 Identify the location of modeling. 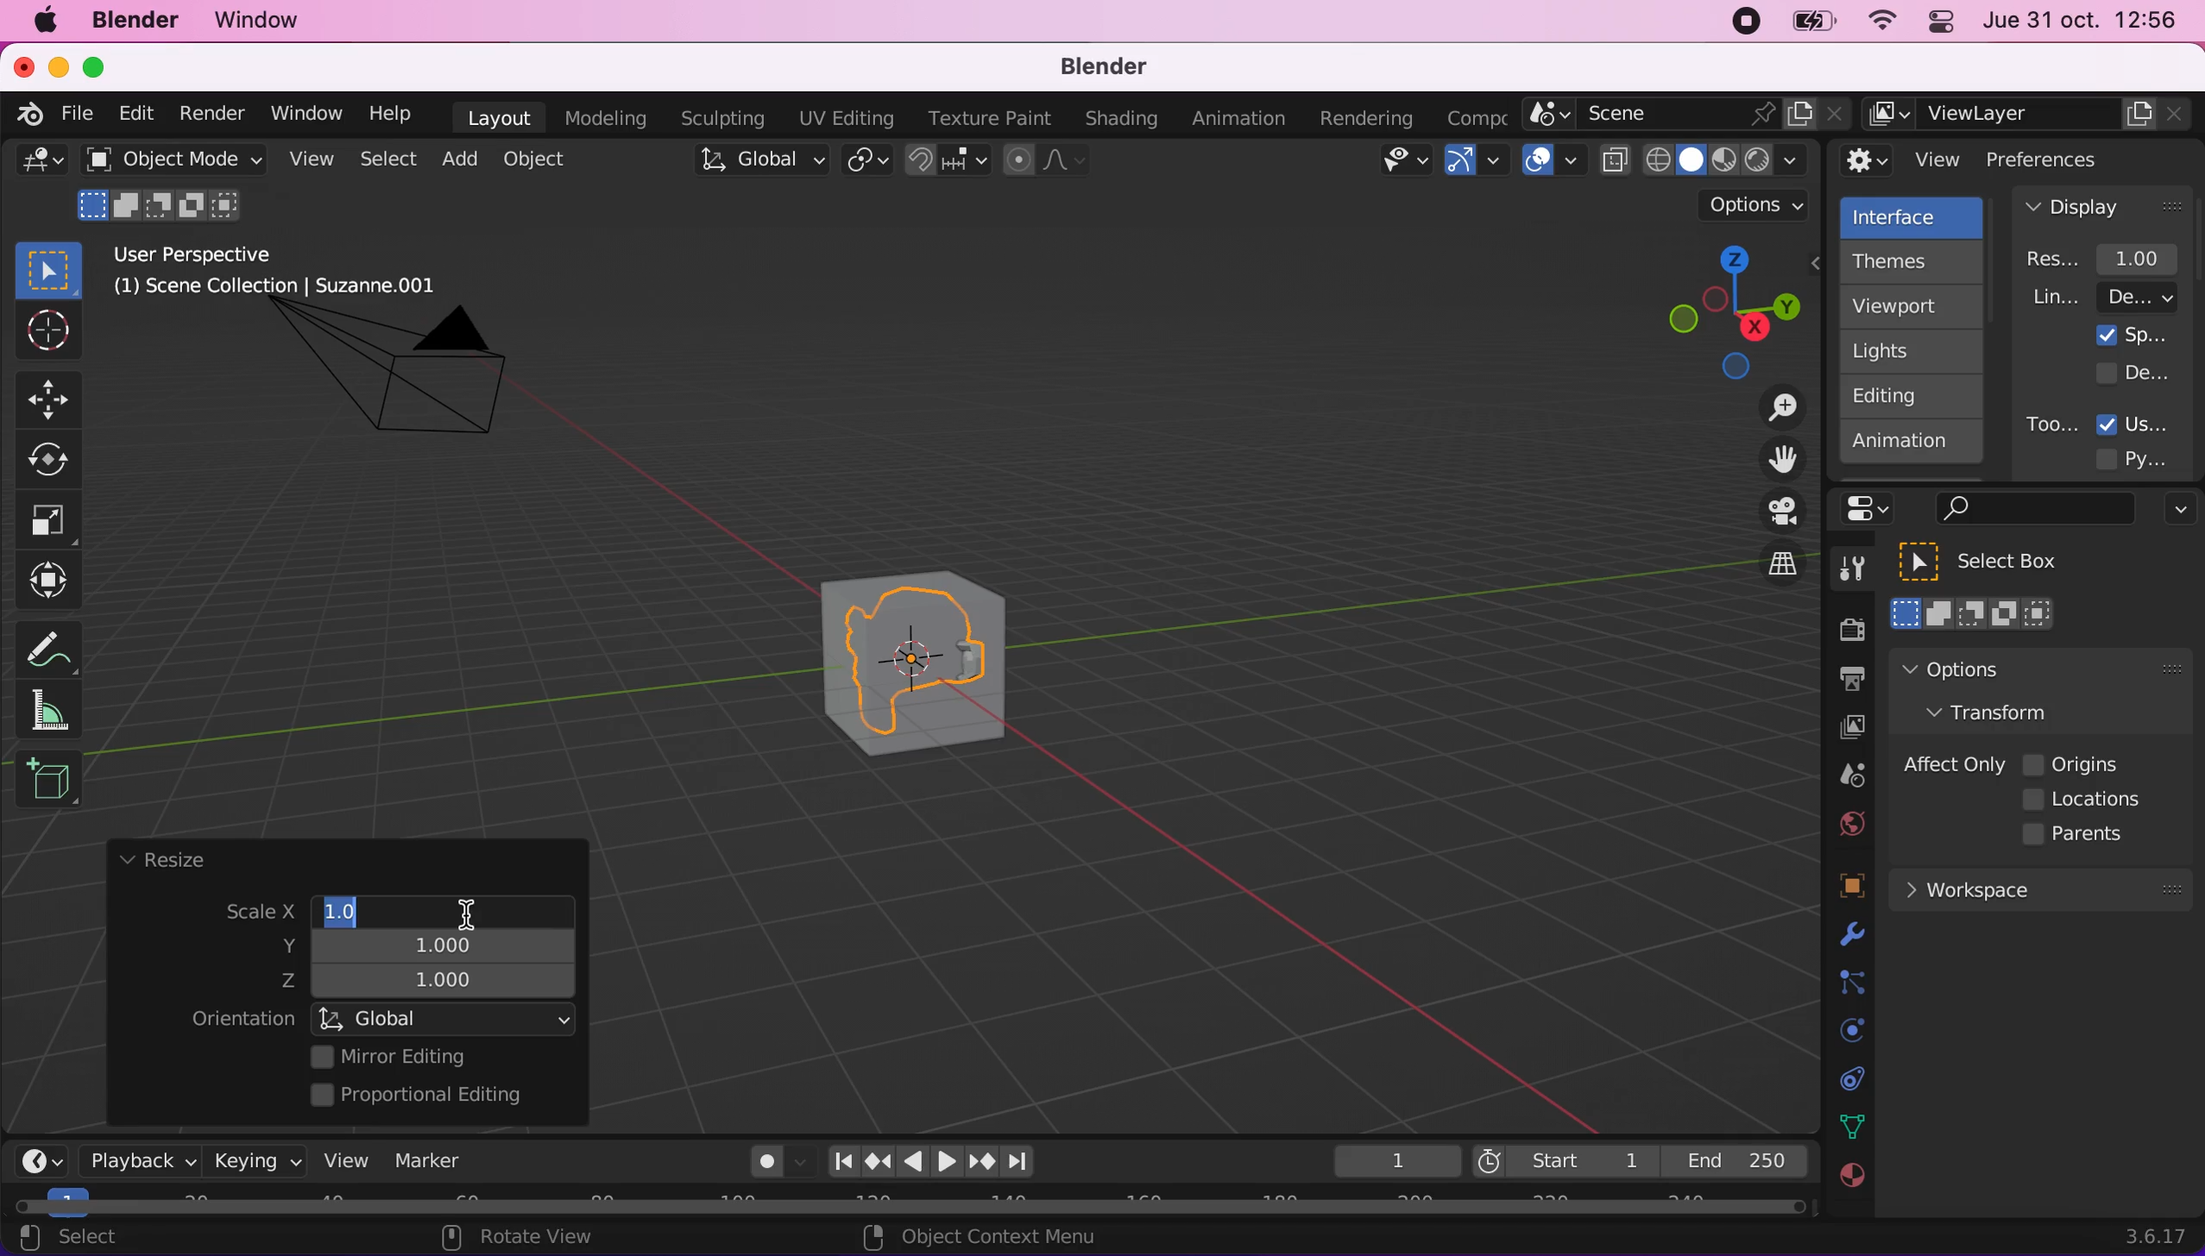
(602, 119).